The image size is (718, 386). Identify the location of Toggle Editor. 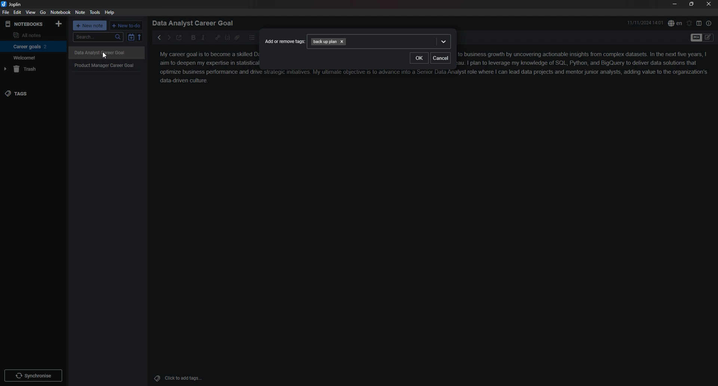
(708, 38).